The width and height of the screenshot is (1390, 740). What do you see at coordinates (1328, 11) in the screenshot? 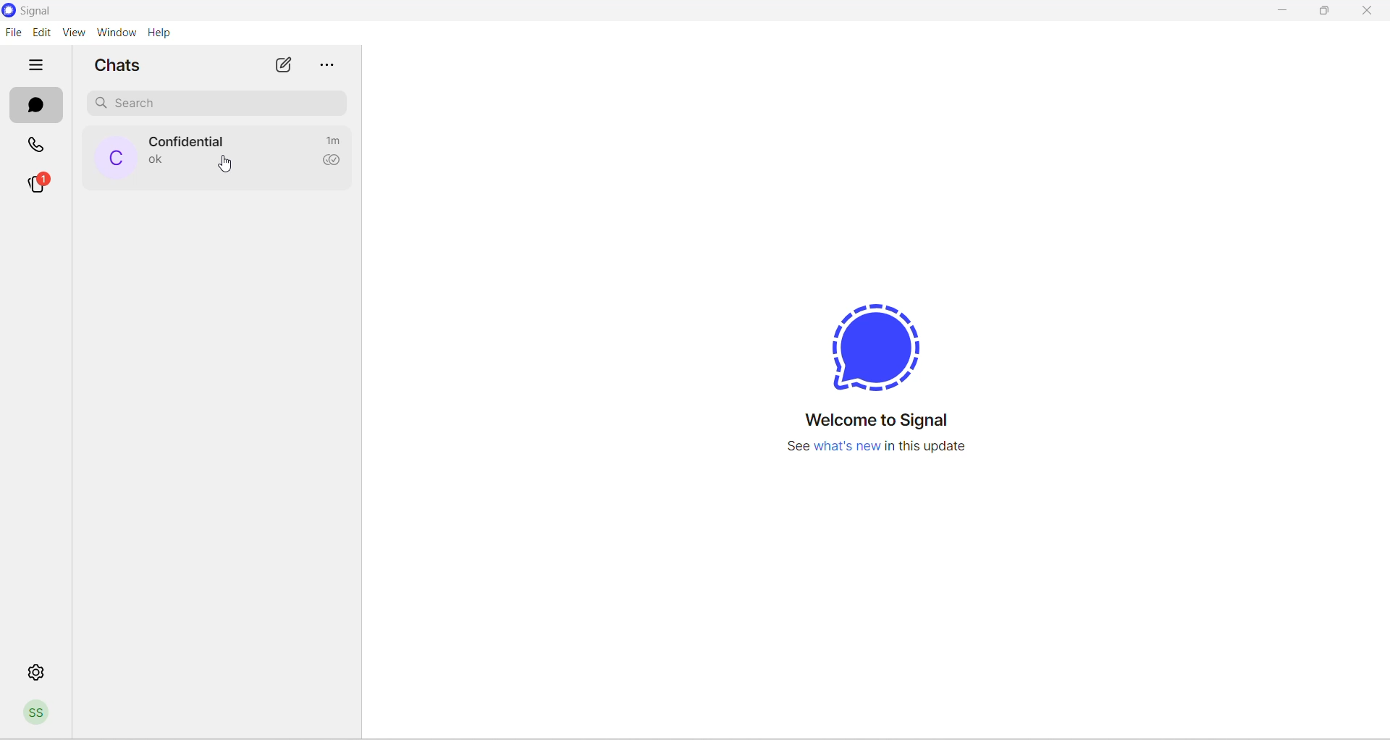
I see `maximize` at bounding box center [1328, 11].